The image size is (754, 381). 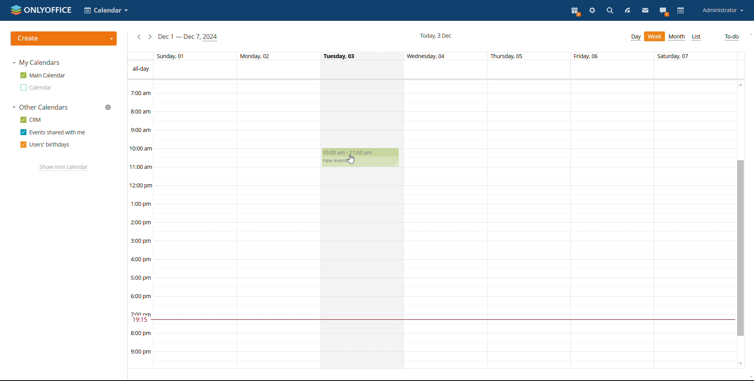 What do you see at coordinates (141, 277) in the screenshot?
I see `5:00 pm` at bounding box center [141, 277].